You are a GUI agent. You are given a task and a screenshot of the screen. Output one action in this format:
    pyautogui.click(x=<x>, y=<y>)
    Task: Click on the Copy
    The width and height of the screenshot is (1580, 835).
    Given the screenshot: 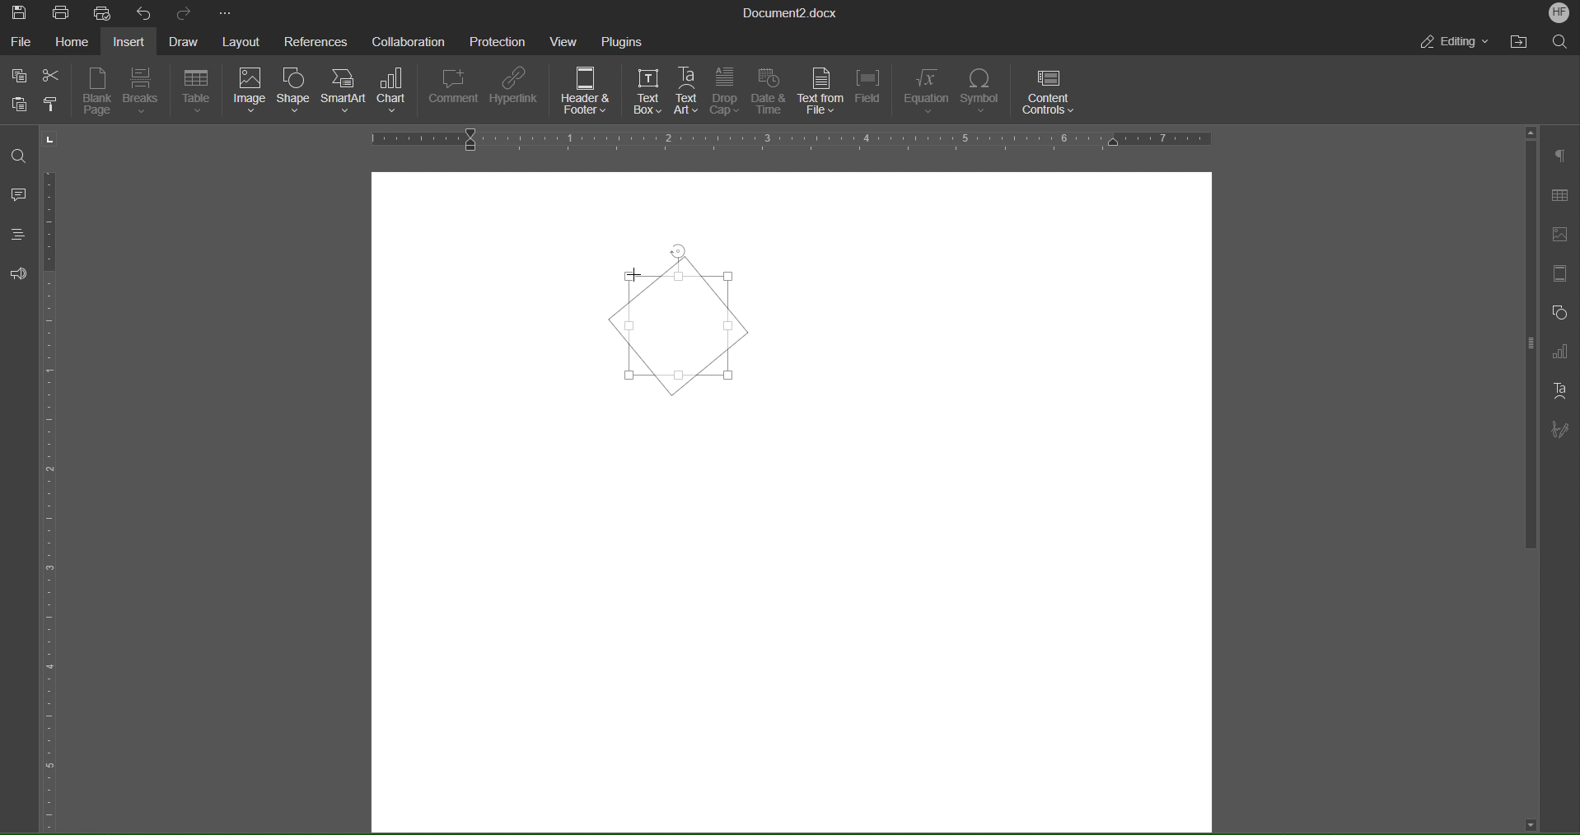 What is the action you would take?
    pyautogui.click(x=18, y=73)
    